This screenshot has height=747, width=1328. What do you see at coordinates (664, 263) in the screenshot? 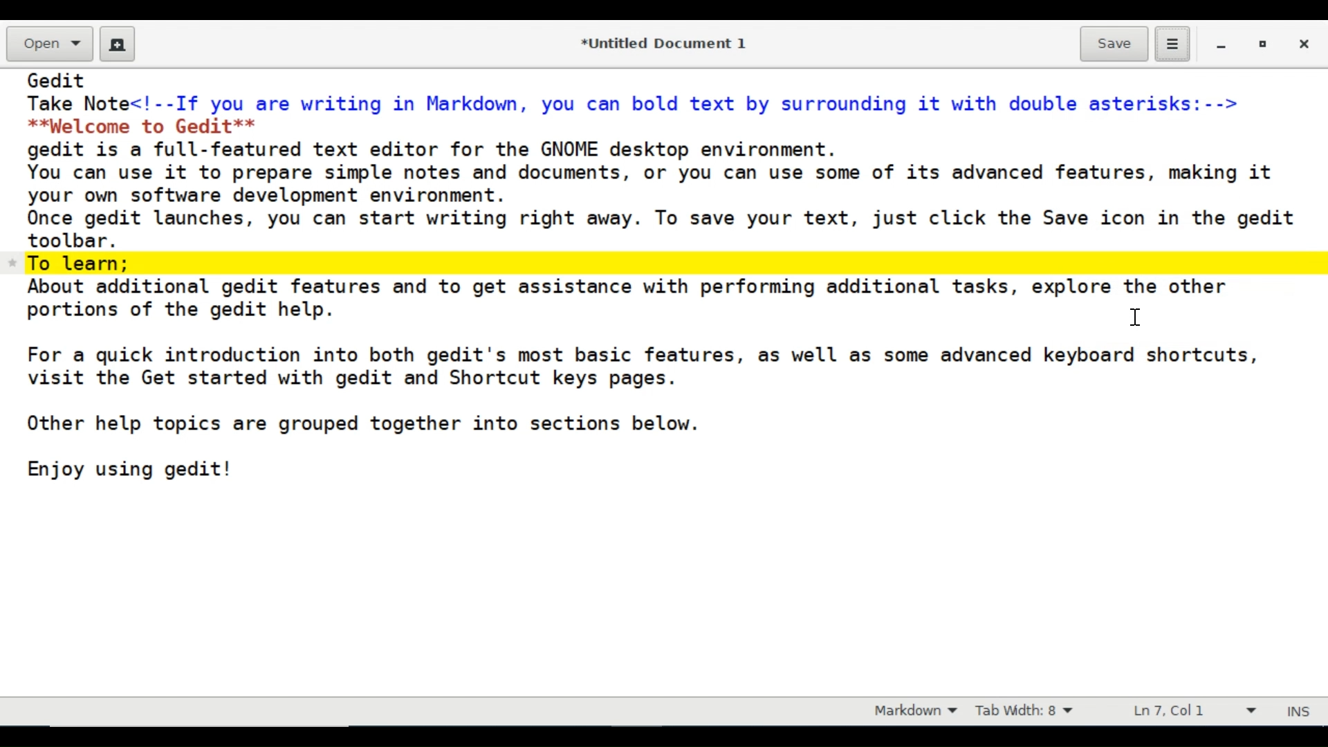
I see `added bookmark to line number 7` at bounding box center [664, 263].